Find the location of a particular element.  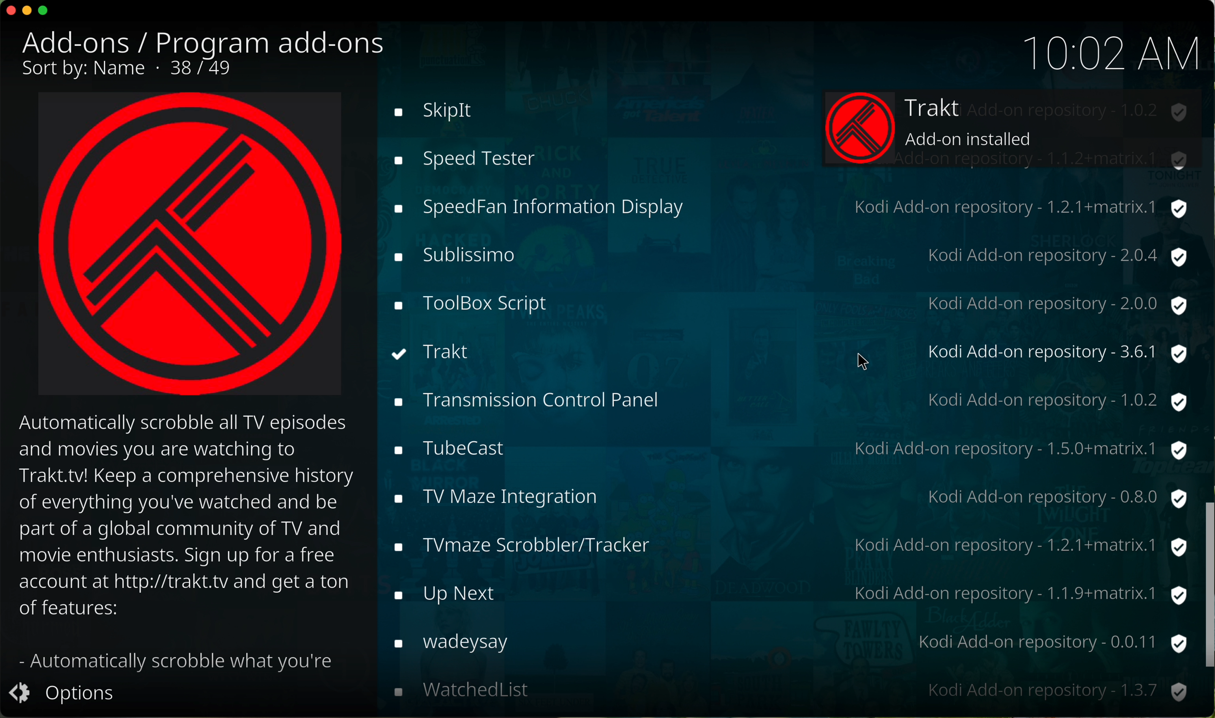

program add-ons is located at coordinates (272, 39).